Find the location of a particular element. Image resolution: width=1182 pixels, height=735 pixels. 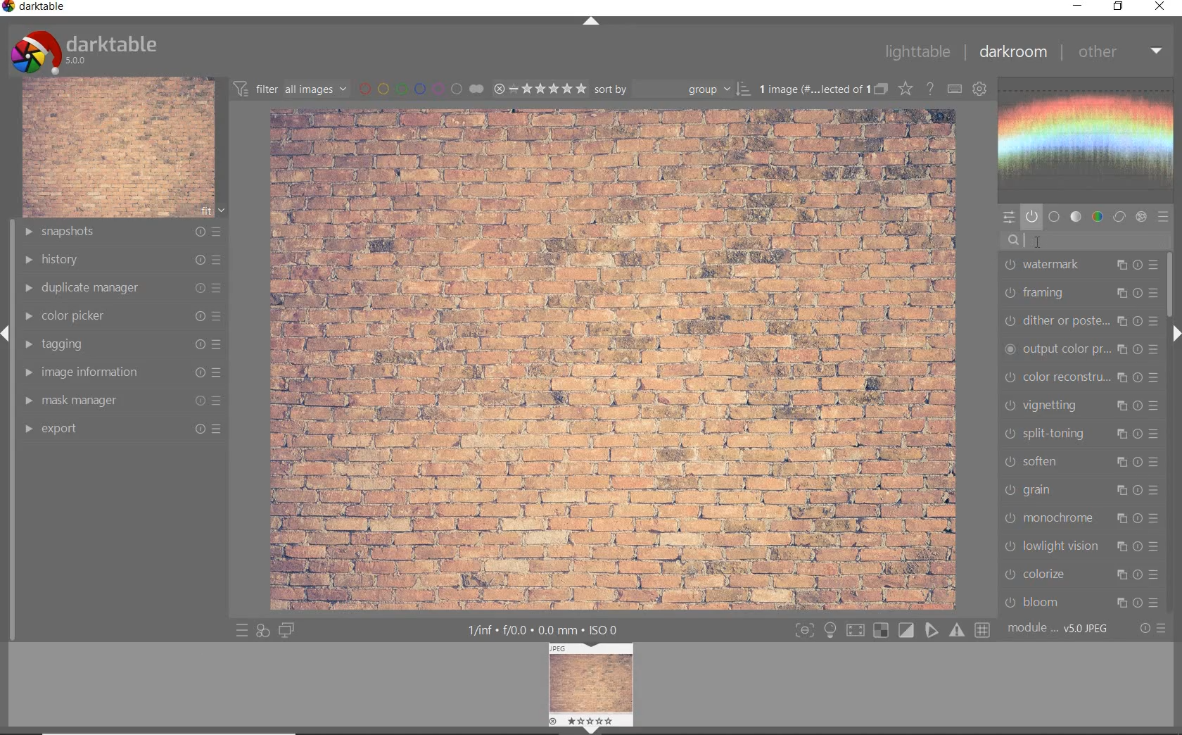

duplicate manager is located at coordinates (124, 289).